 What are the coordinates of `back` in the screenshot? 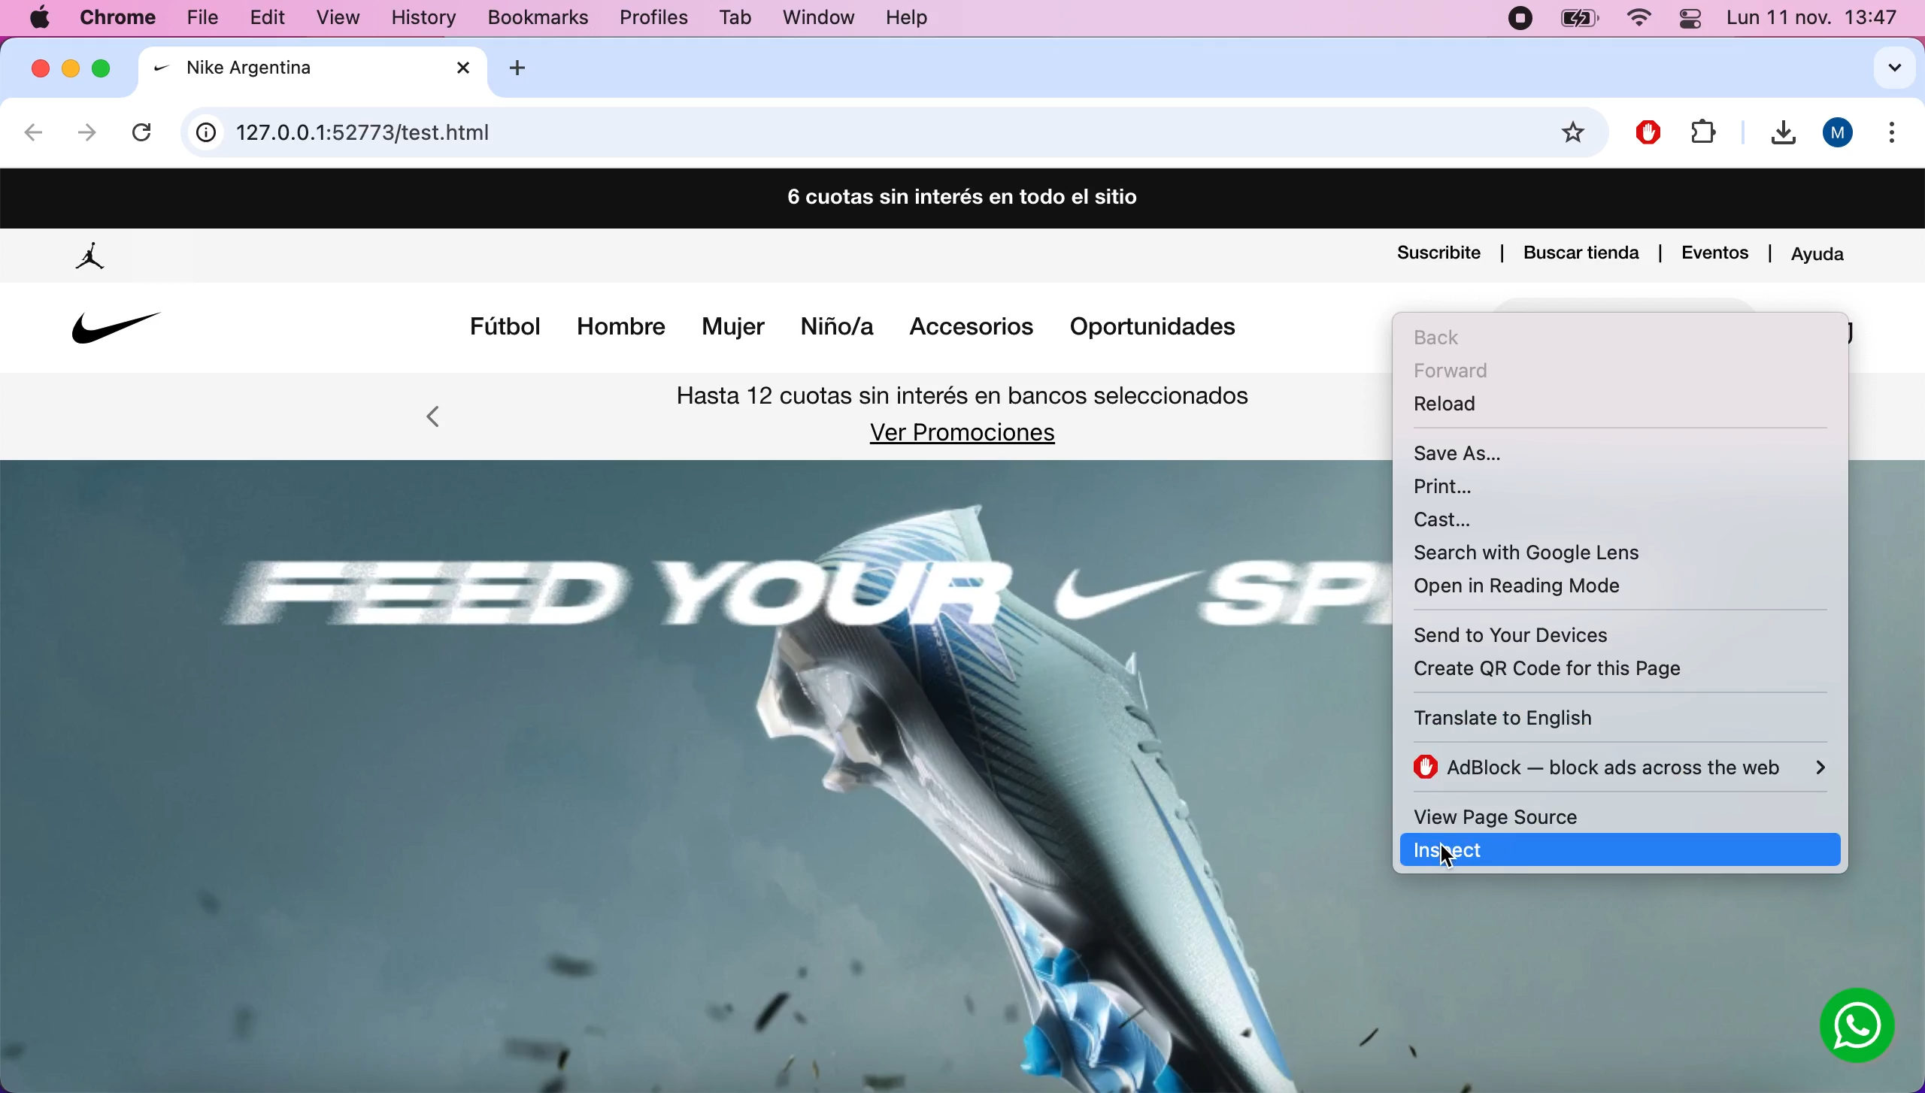 It's located at (1451, 337).